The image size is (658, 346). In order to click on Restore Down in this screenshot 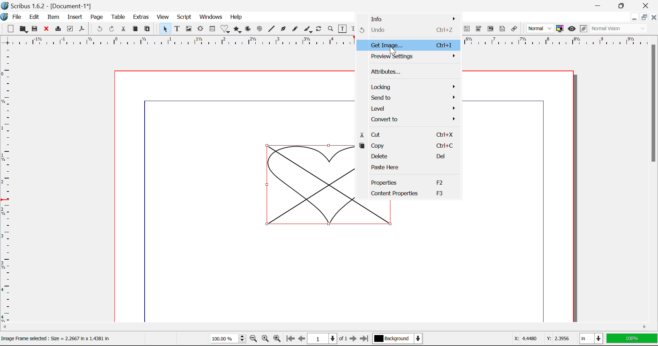, I will do `click(635, 18)`.